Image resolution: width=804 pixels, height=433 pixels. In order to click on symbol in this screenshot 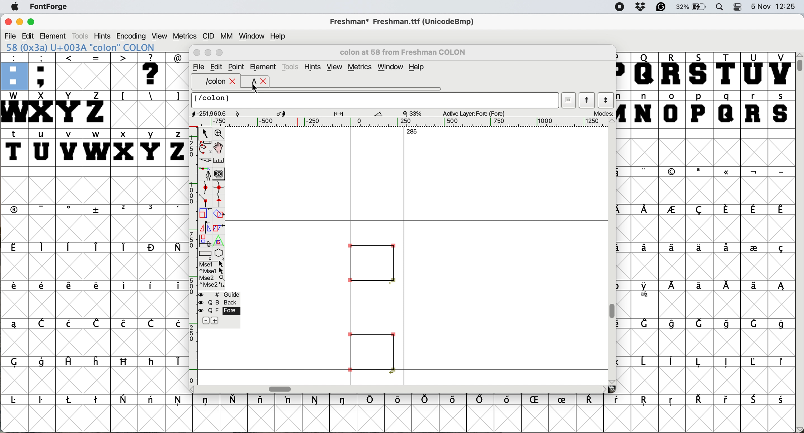, I will do `click(645, 401)`.